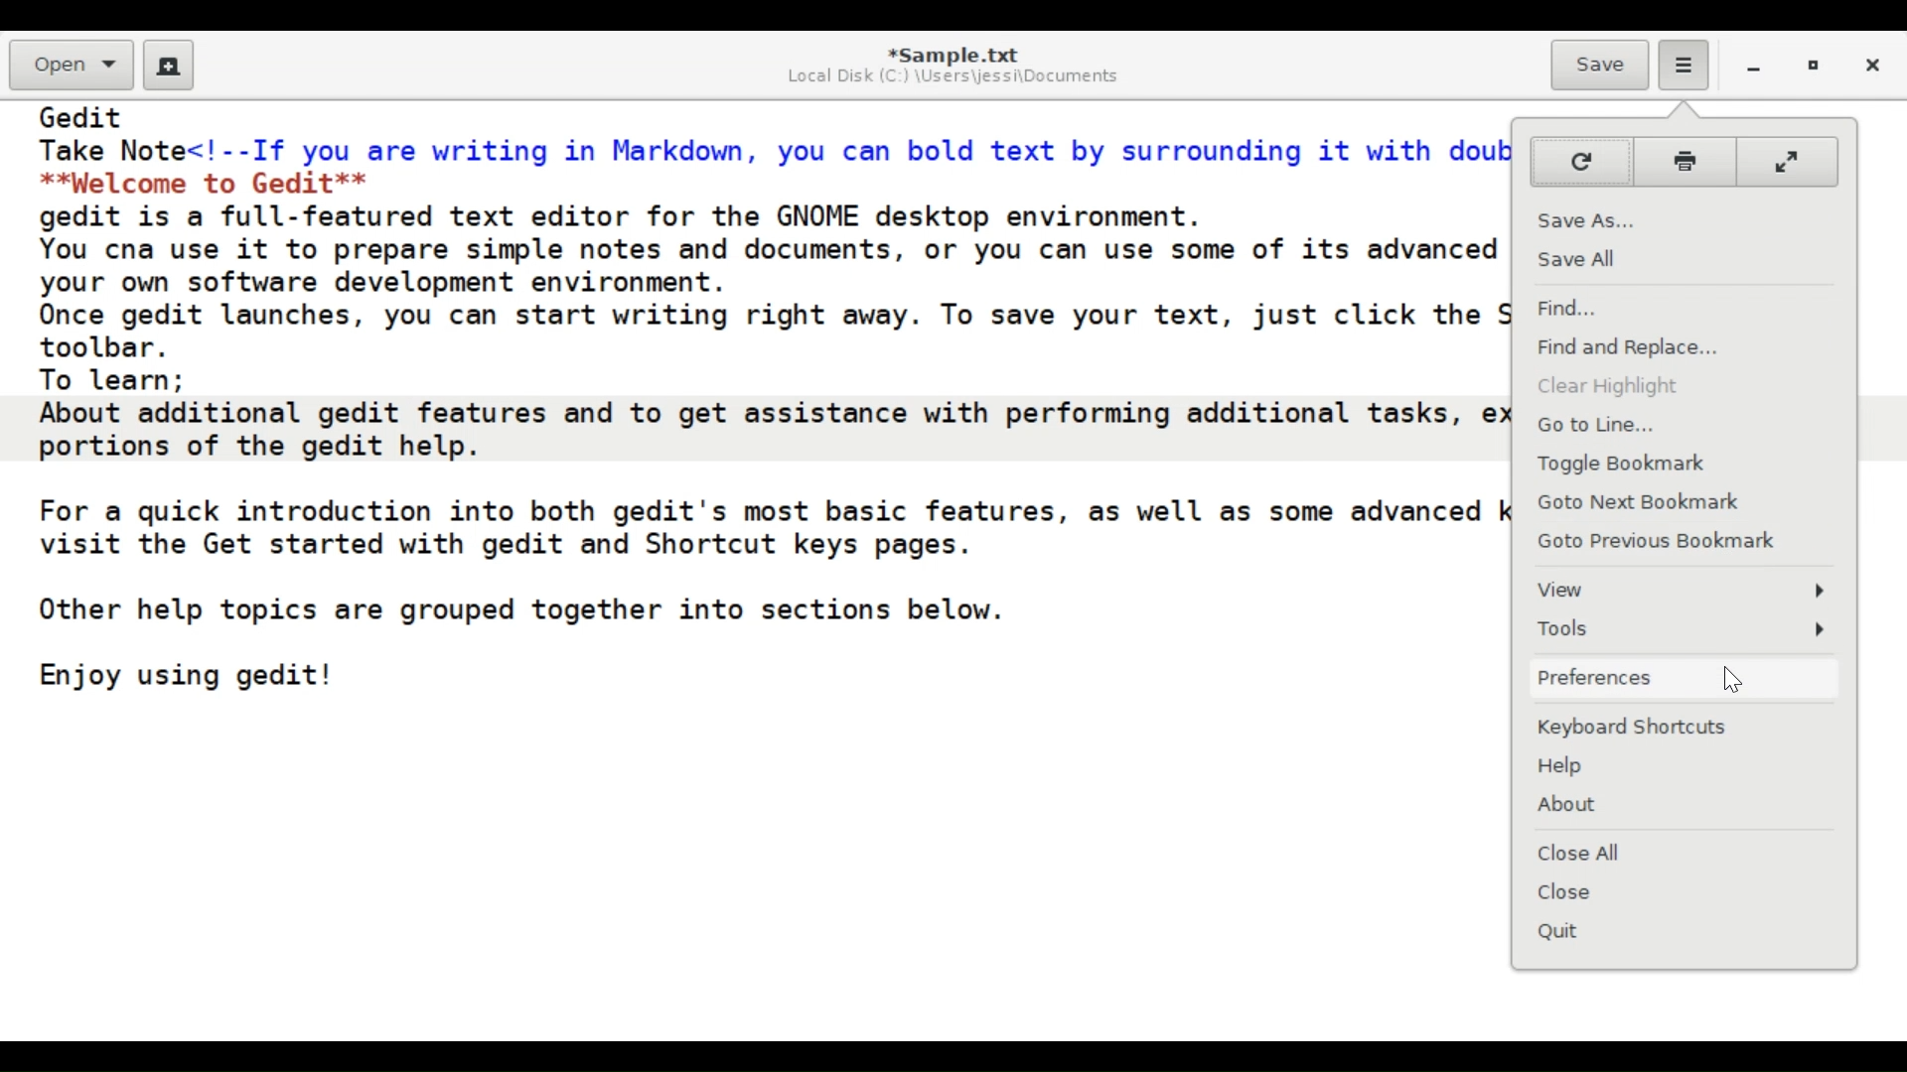 Image resolution: width=1907 pixels, height=1072 pixels. Describe the element at coordinates (1817, 68) in the screenshot. I see `restore` at that location.